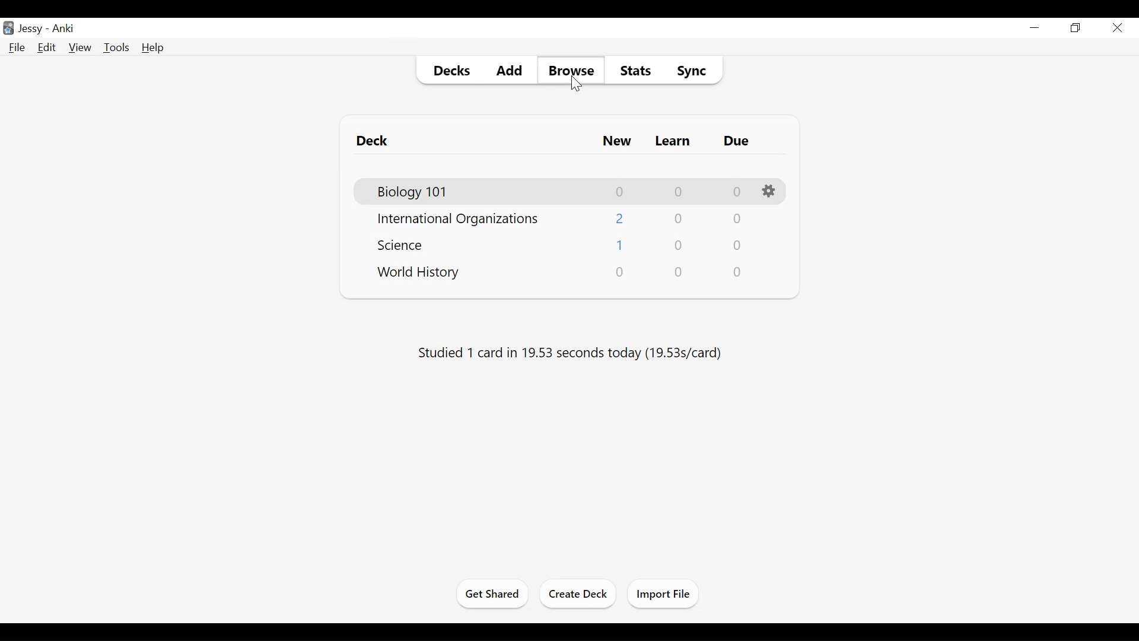  What do you see at coordinates (618, 245) in the screenshot?
I see `New Card Count` at bounding box center [618, 245].